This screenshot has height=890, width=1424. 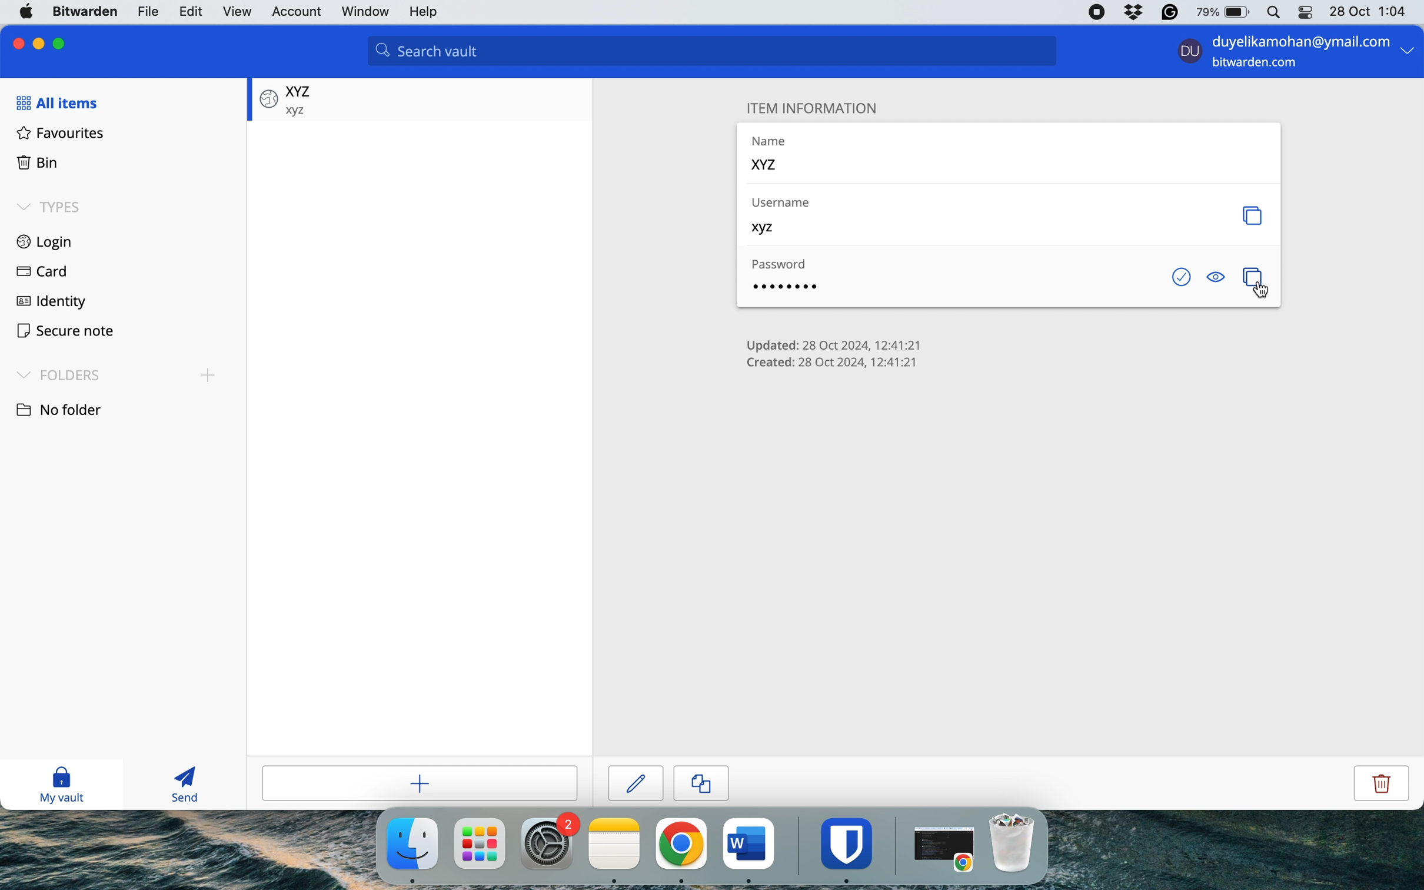 What do you see at coordinates (37, 161) in the screenshot?
I see `bin` at bounding box center [37, 161].